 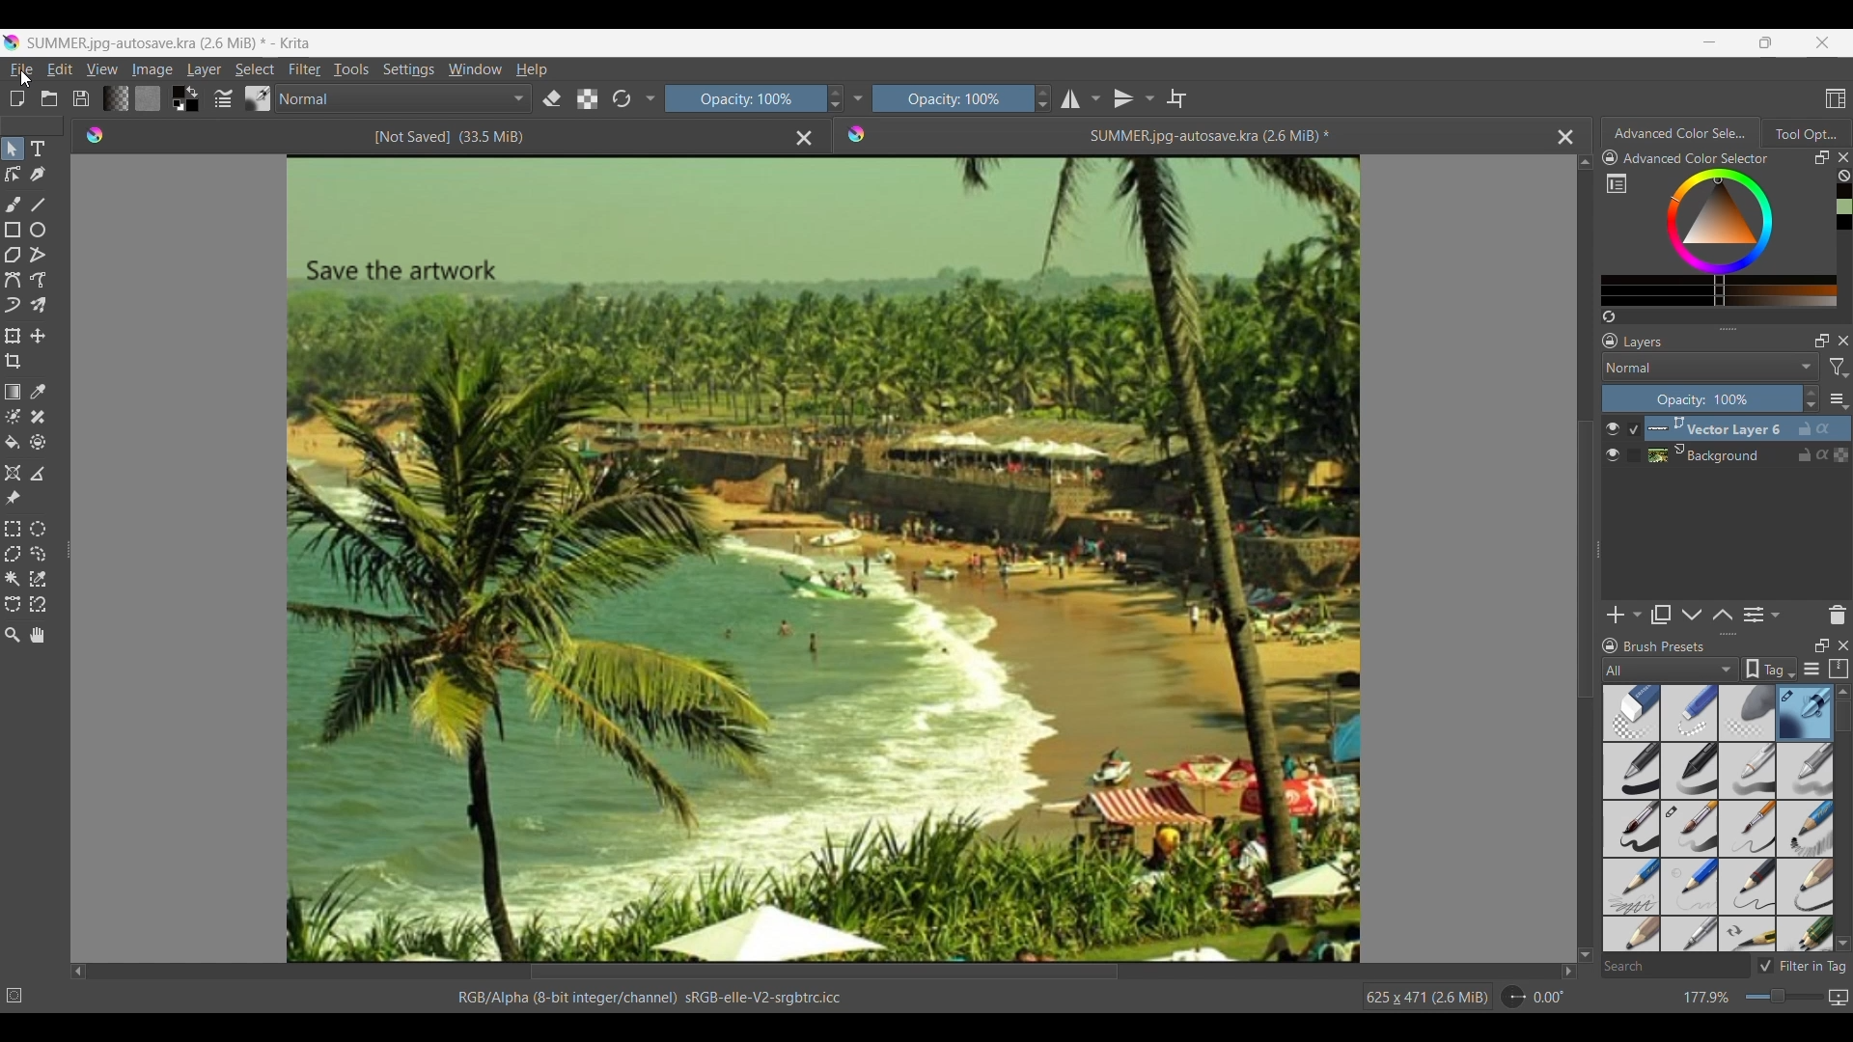 I want to click on Enclose and fill tool, so click(x=37, y=442).